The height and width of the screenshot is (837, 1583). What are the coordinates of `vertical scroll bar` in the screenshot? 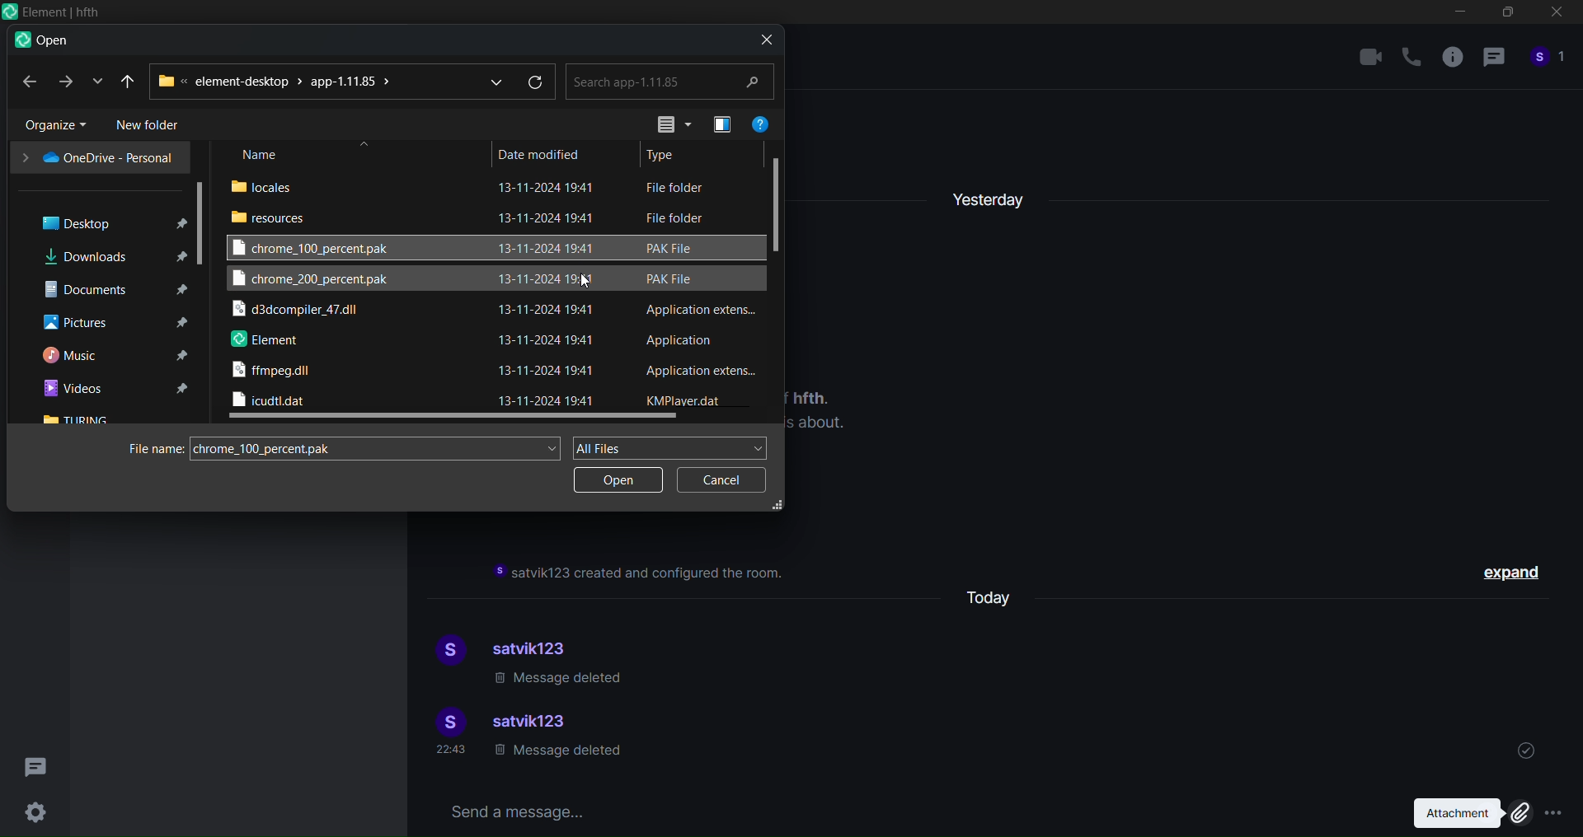 It's located at (780, 199).